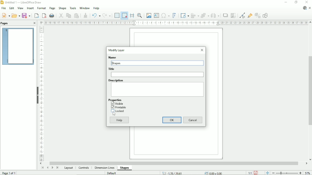 The image size is (312, 175). What do you see at coordinates (213, 173) in the screenshot?
I see `0.00x0.00` at bounding box center [213, 173].